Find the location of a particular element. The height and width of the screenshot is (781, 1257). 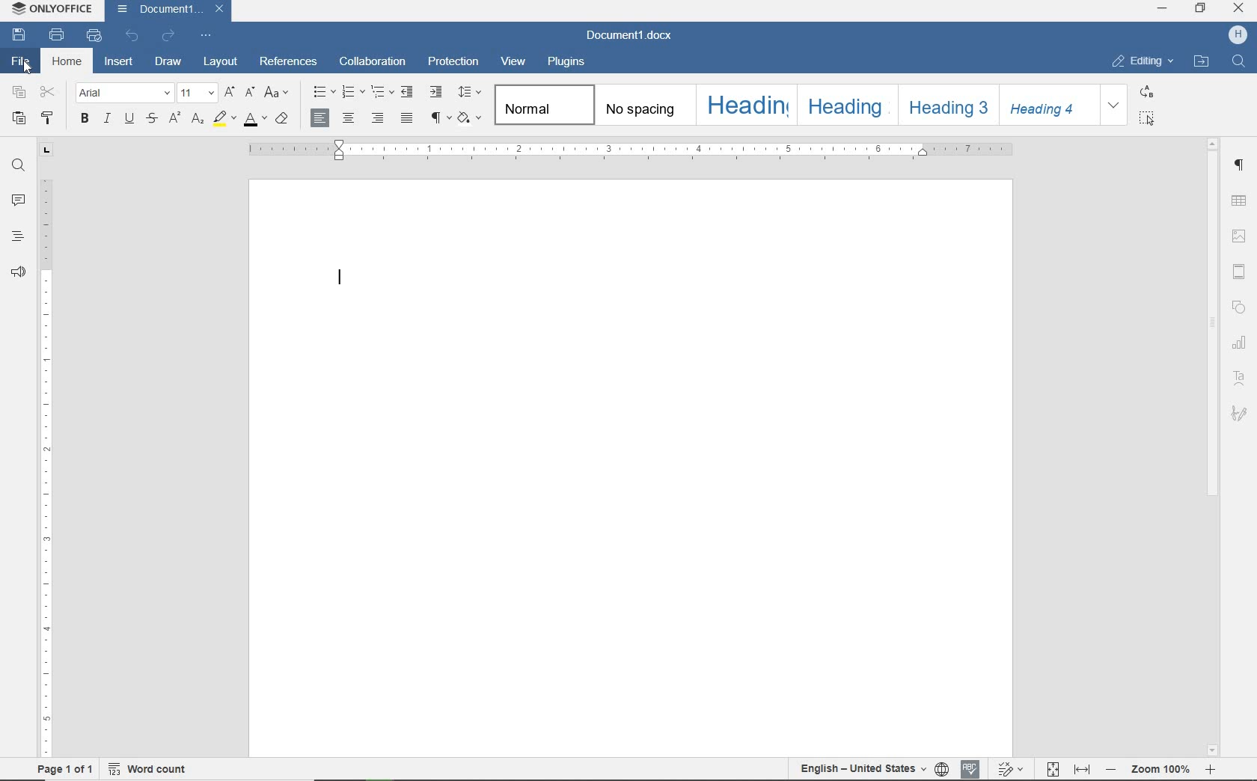

signature is located at coordinates (1240, 414).